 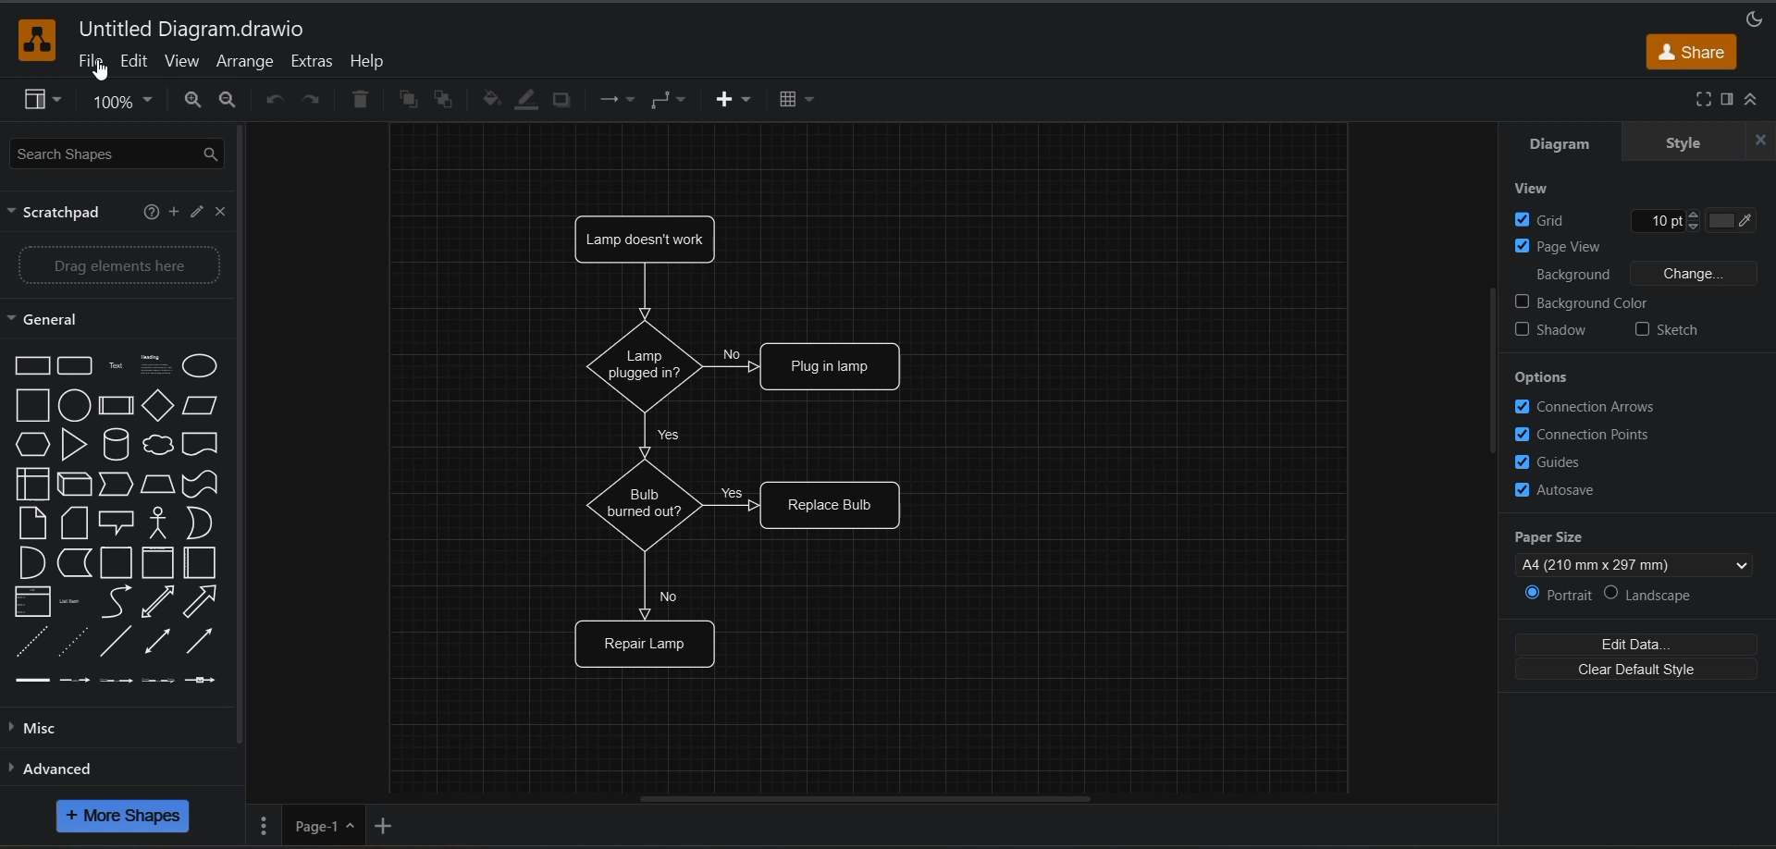 I want to click on more shapes, so click(x=126, y=816).